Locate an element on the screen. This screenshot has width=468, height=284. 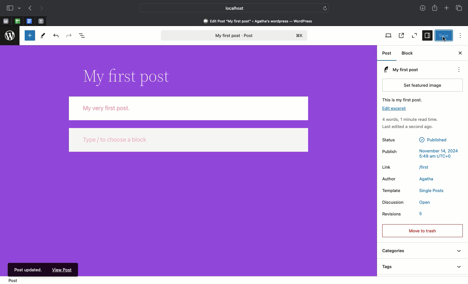
Activity is located at coordinates (410, 120).